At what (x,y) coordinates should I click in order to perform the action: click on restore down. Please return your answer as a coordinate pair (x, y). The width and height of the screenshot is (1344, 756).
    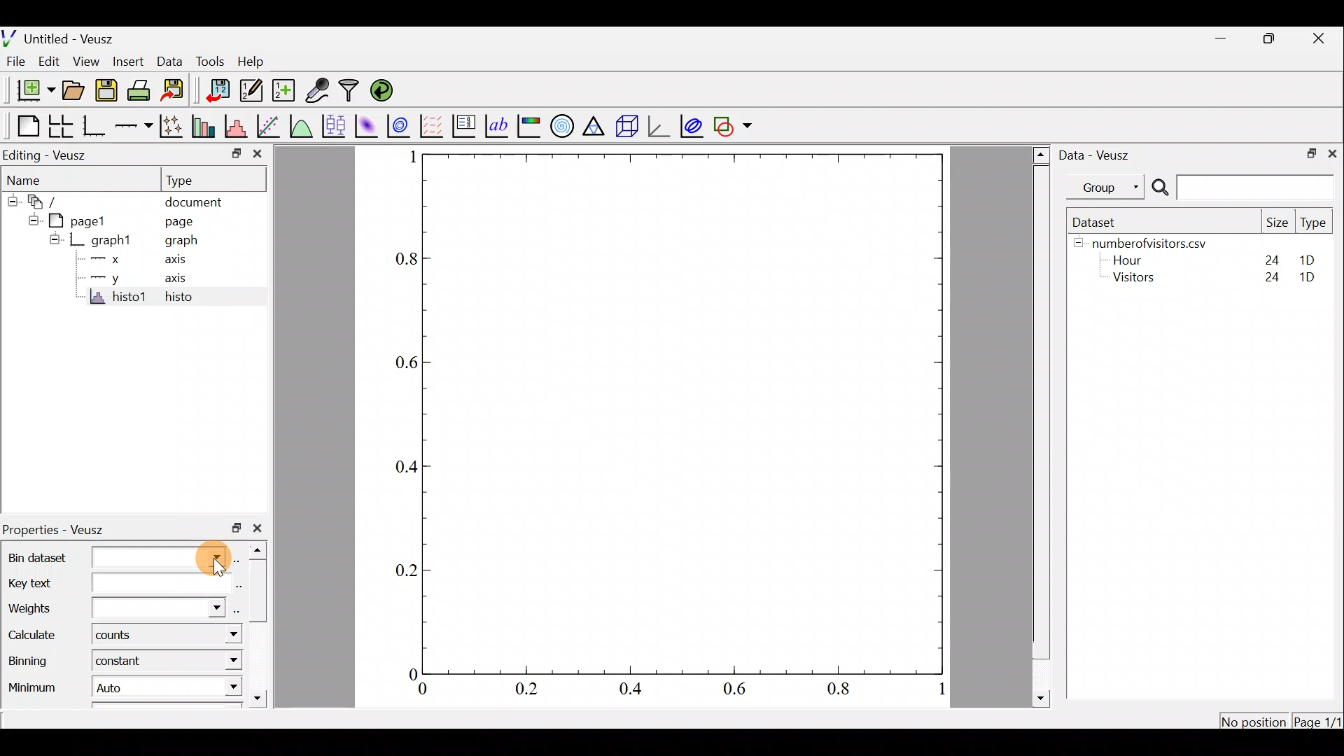
    Looking at the image, I should click on (1310, 154).